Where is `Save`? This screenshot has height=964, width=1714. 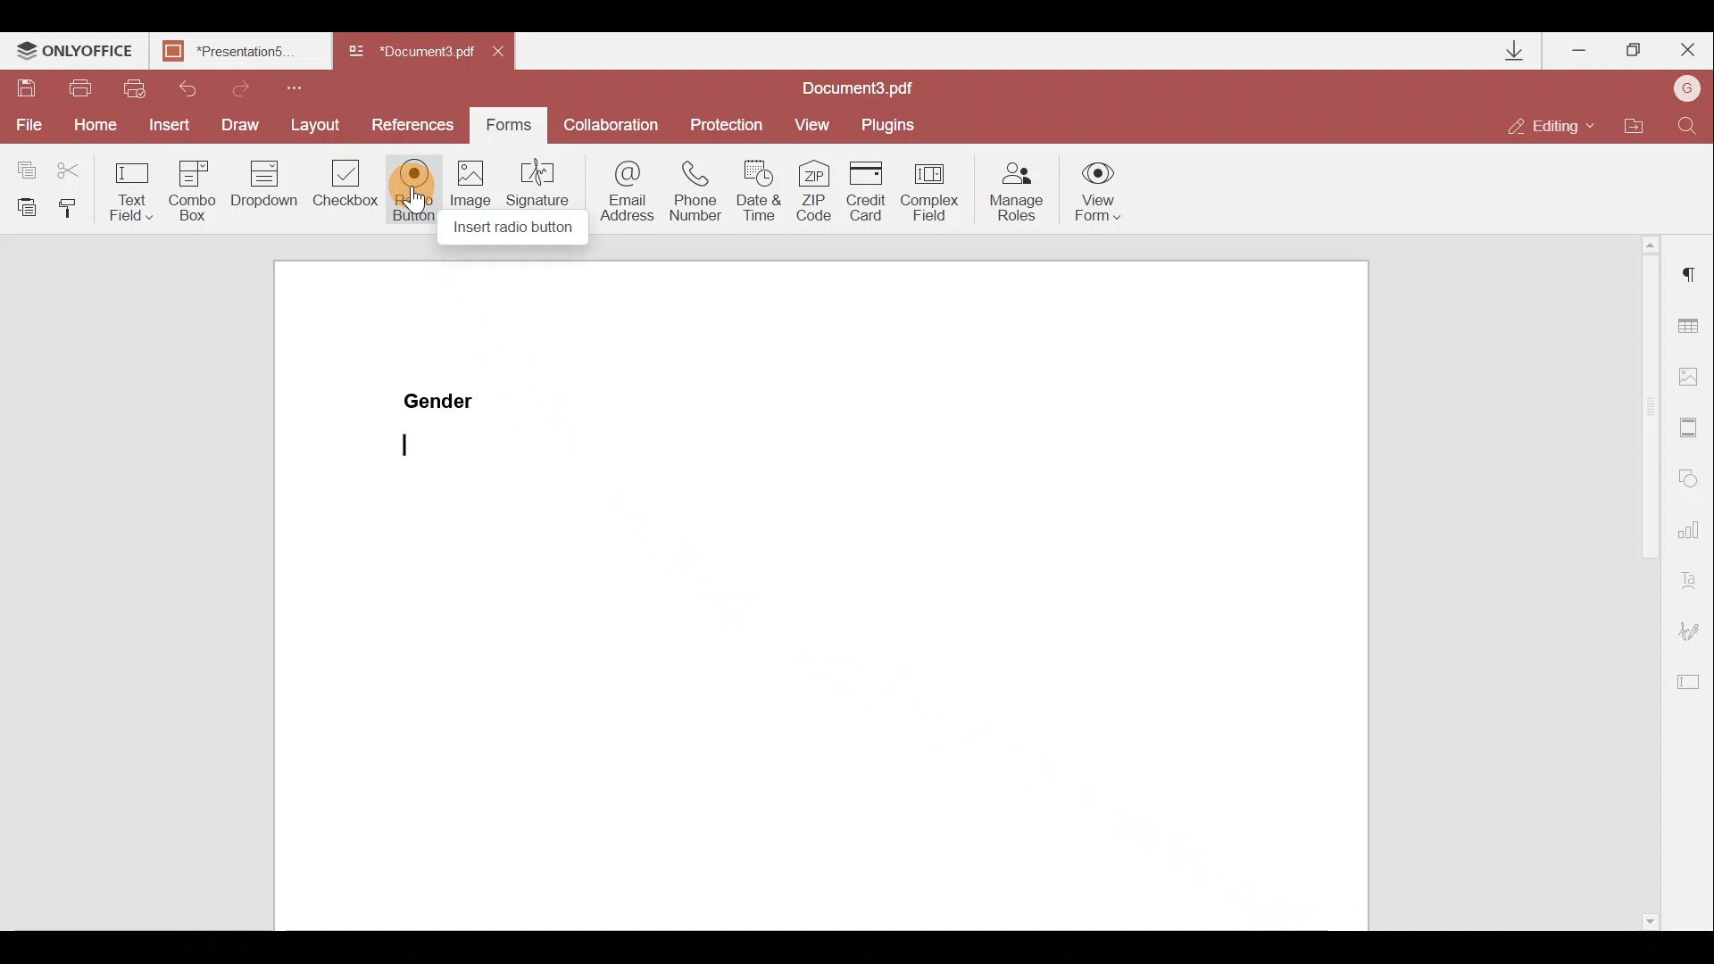
Save is located at coordinates (29, 89).